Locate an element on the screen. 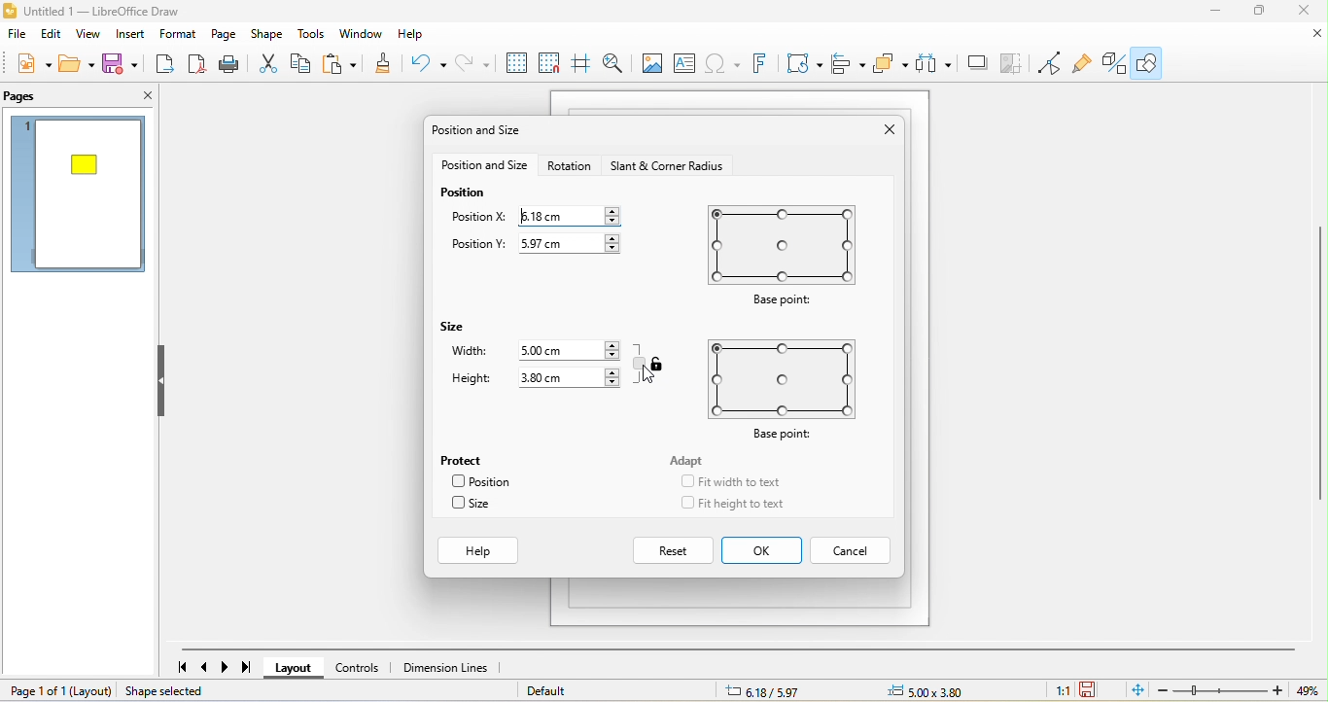 This screenshot has width=1328, height=702. 8.29/7.64 is located at coordinates (793, 690).